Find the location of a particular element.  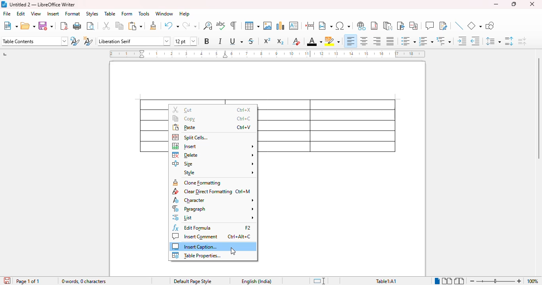

clone formatting is located at coordinates (198, 182).